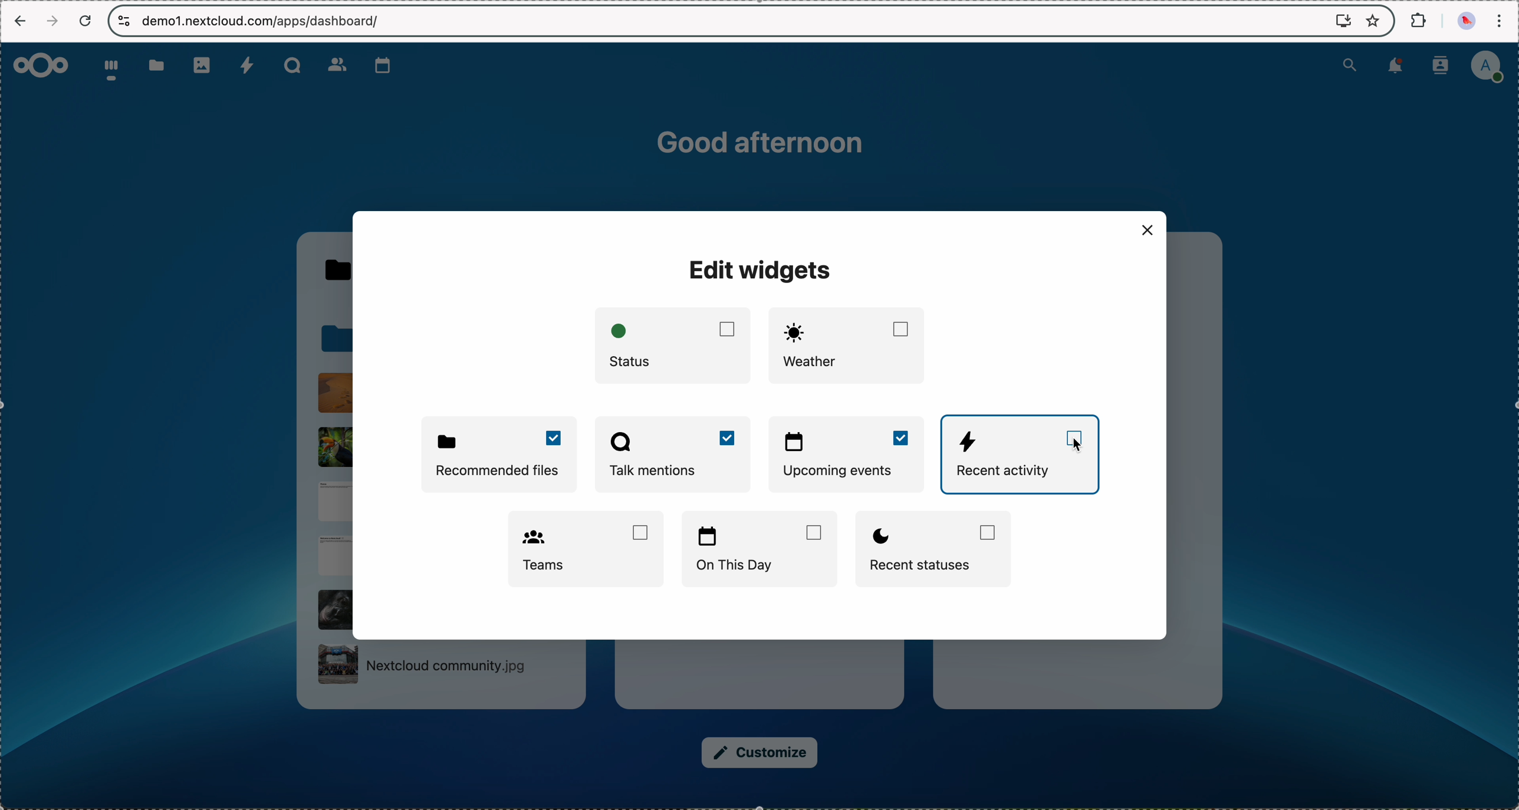  I want to click on enable Talk mentions, so click(673, 455).